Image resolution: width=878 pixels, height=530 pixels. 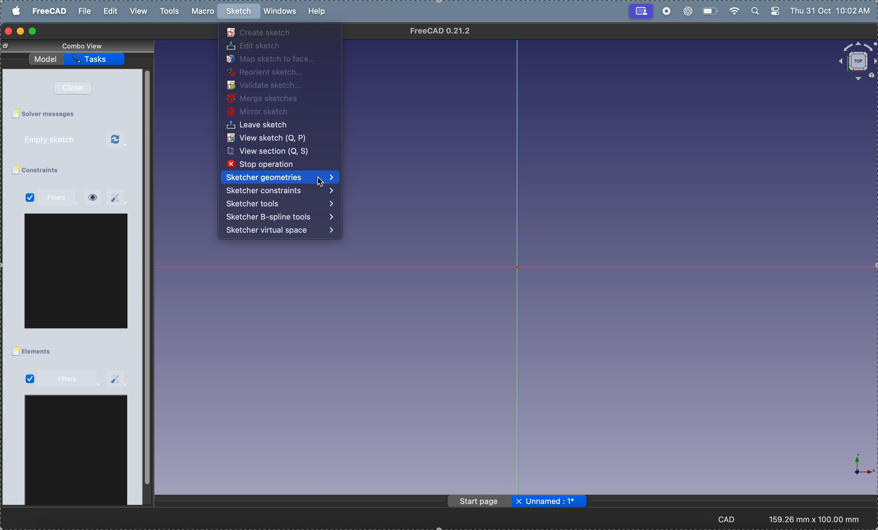 What do you see at coordinates (318, 11) in the screenshot?
I see `help` at bounding box center [318, 11].